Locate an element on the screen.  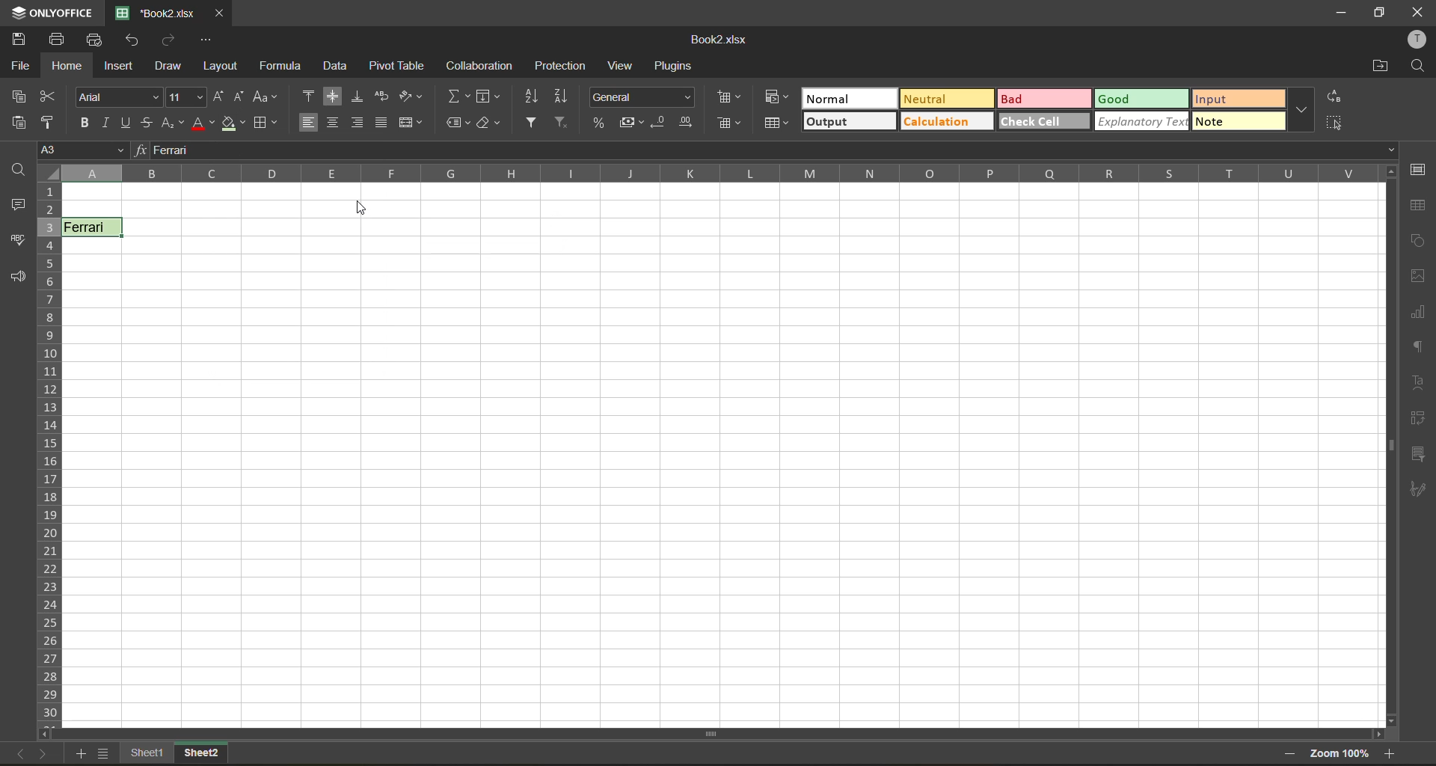
justified is located at coordinates (381, 125).